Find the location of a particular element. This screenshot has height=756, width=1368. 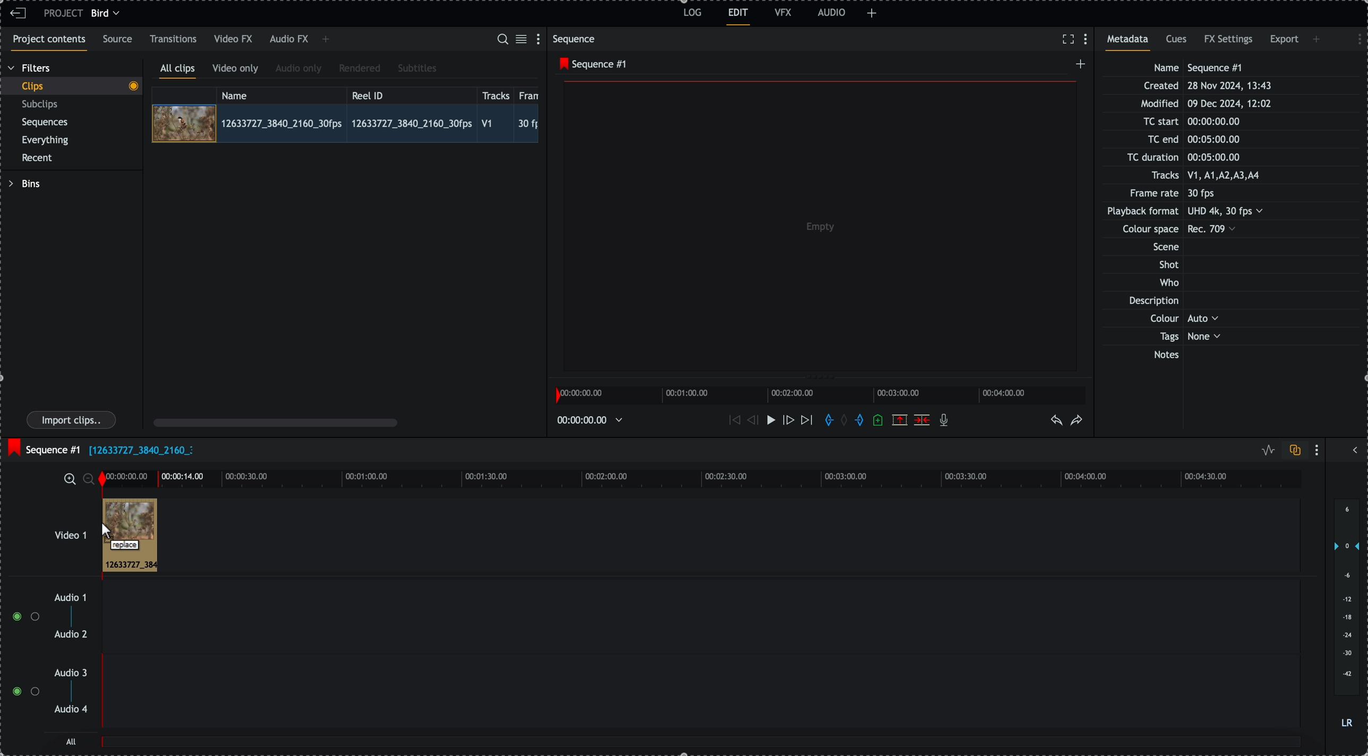

project contents is located at coordinates (47, 43).